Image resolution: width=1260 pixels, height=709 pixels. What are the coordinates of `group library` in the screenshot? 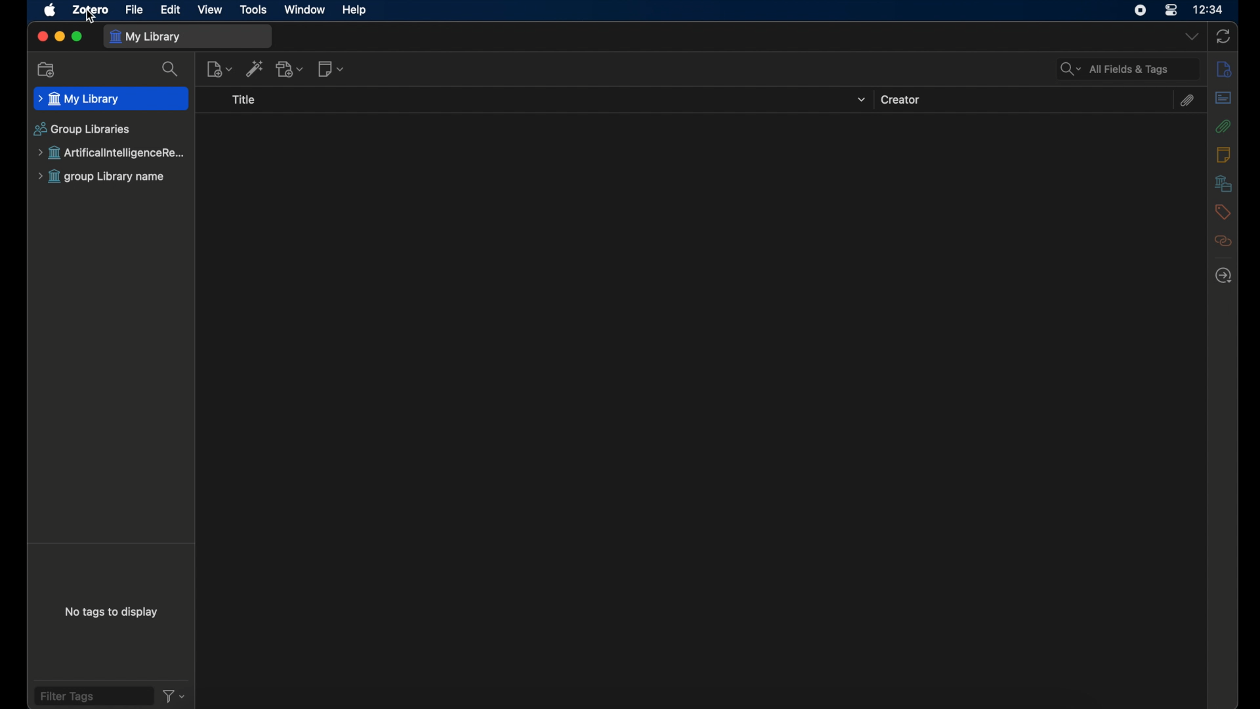 It's located at (114, 153).